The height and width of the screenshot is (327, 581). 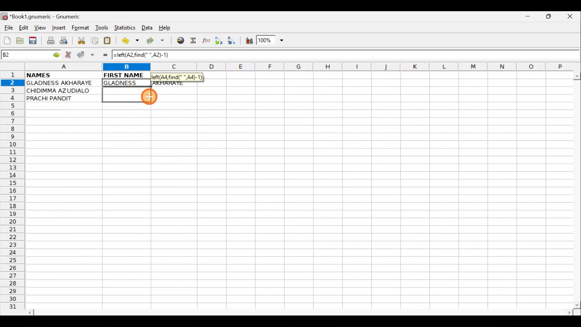 What do you see at coordinates (38, 28) in the screenshot?
I see `View` at bounding box center [38, 28].